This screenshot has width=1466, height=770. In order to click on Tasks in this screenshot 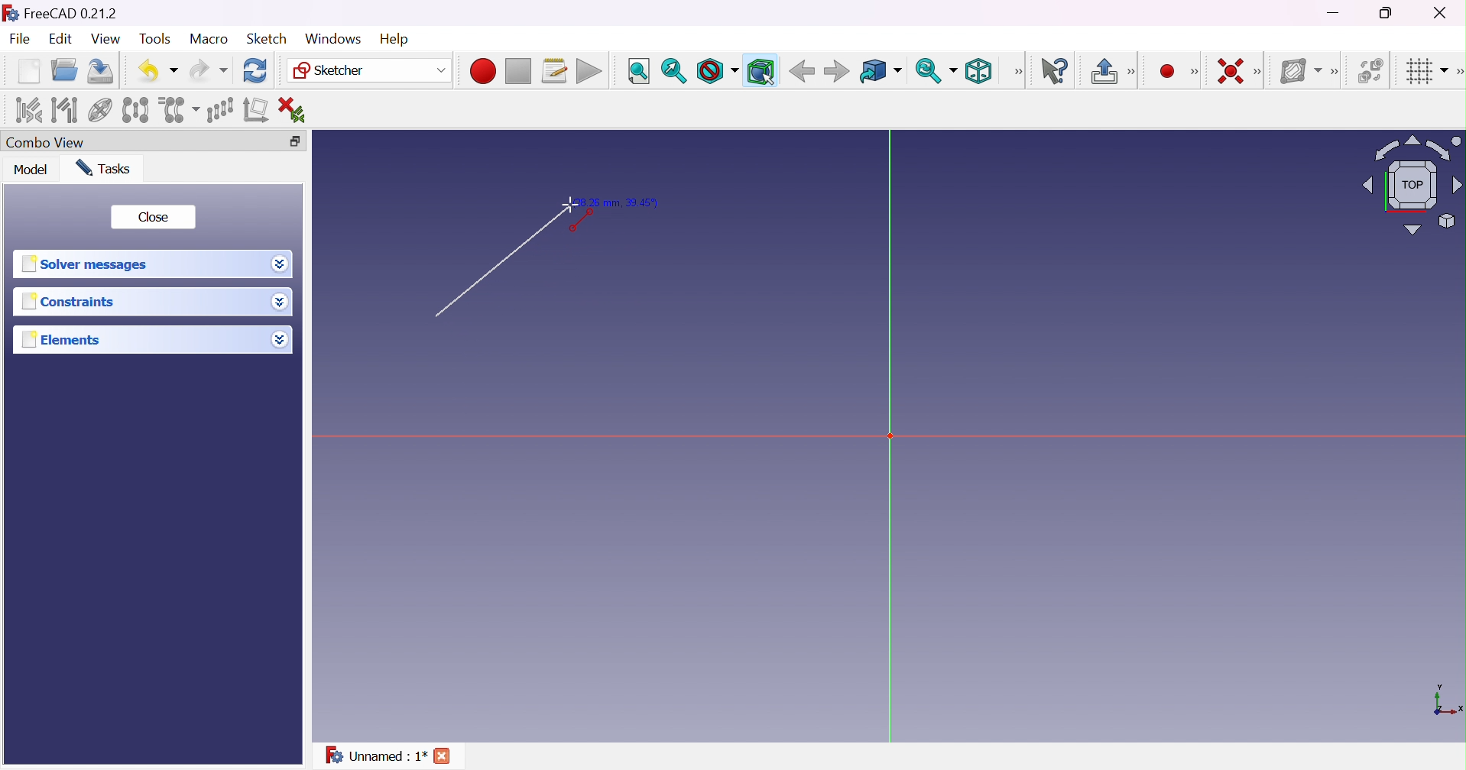, I will do `click(109, 168)`.